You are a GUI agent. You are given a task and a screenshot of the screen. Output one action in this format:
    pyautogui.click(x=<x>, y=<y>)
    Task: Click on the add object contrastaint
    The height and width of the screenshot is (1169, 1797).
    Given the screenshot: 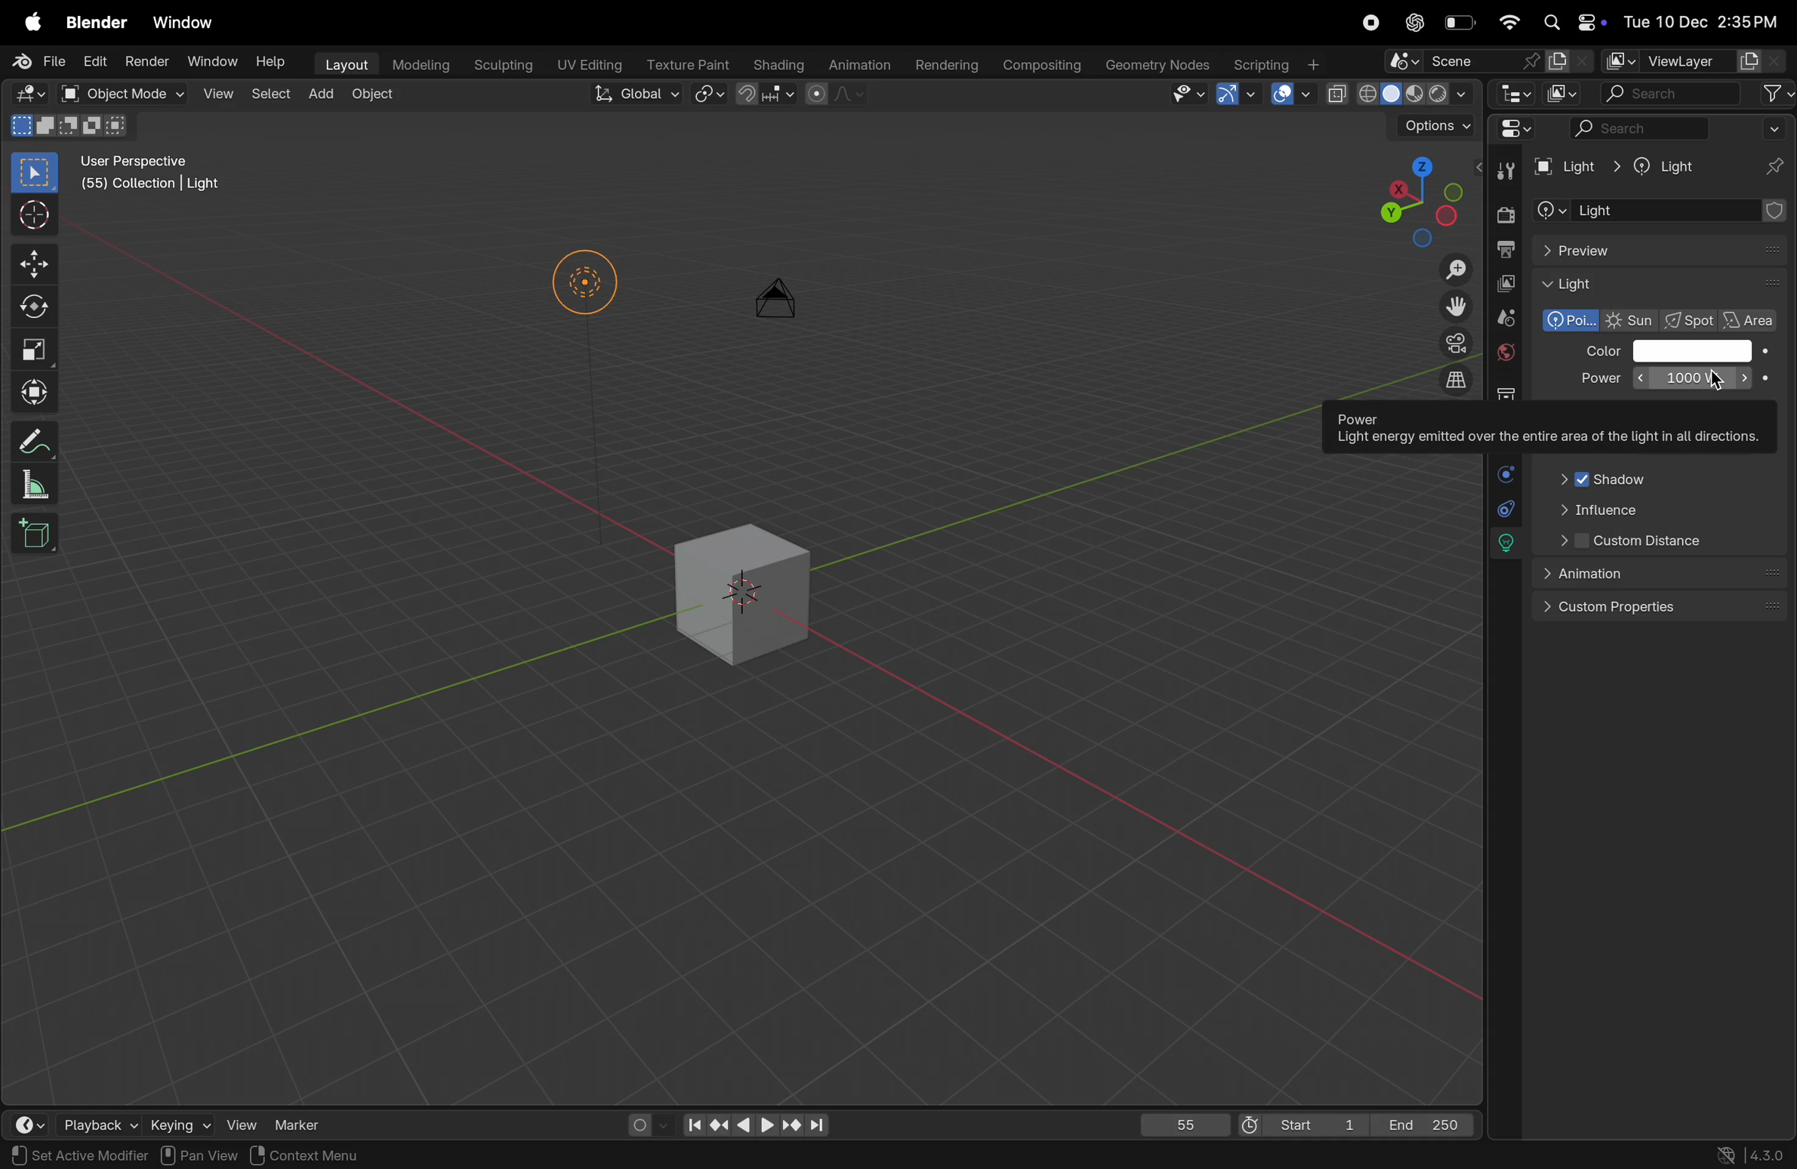 What is the action you would take?
    pyautogui.click(x=1658, y=211)
    